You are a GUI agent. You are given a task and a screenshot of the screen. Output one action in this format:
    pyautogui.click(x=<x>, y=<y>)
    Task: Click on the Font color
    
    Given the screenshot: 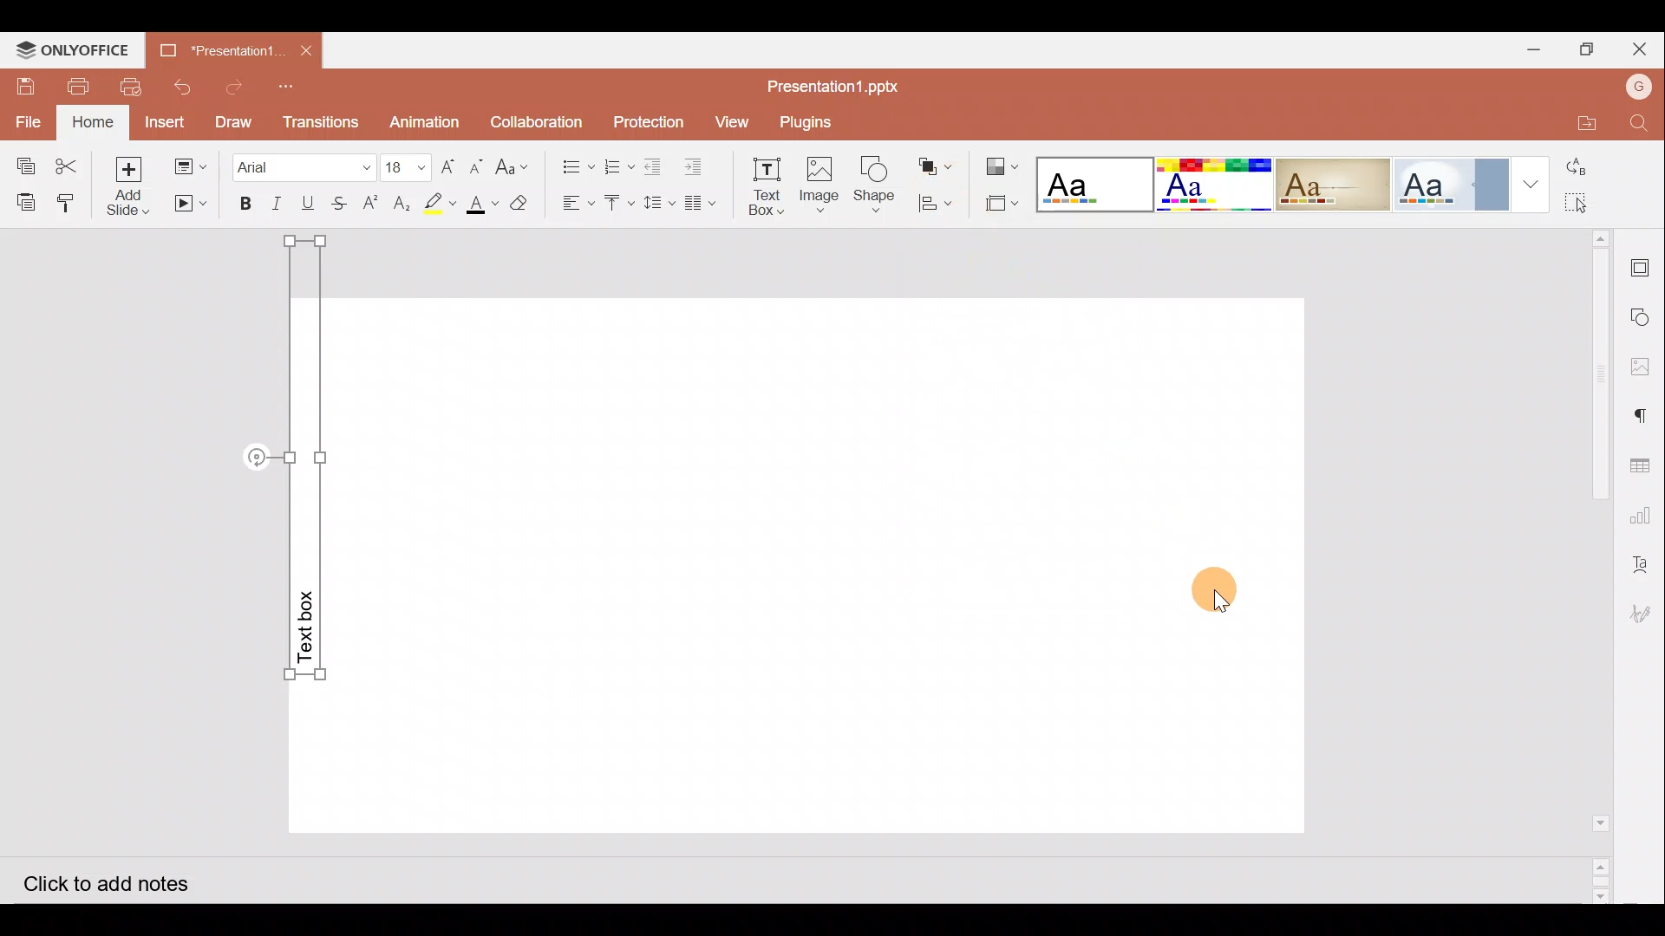 What is the action you would take?
    pyautogui.click(x=480, y=205)
    